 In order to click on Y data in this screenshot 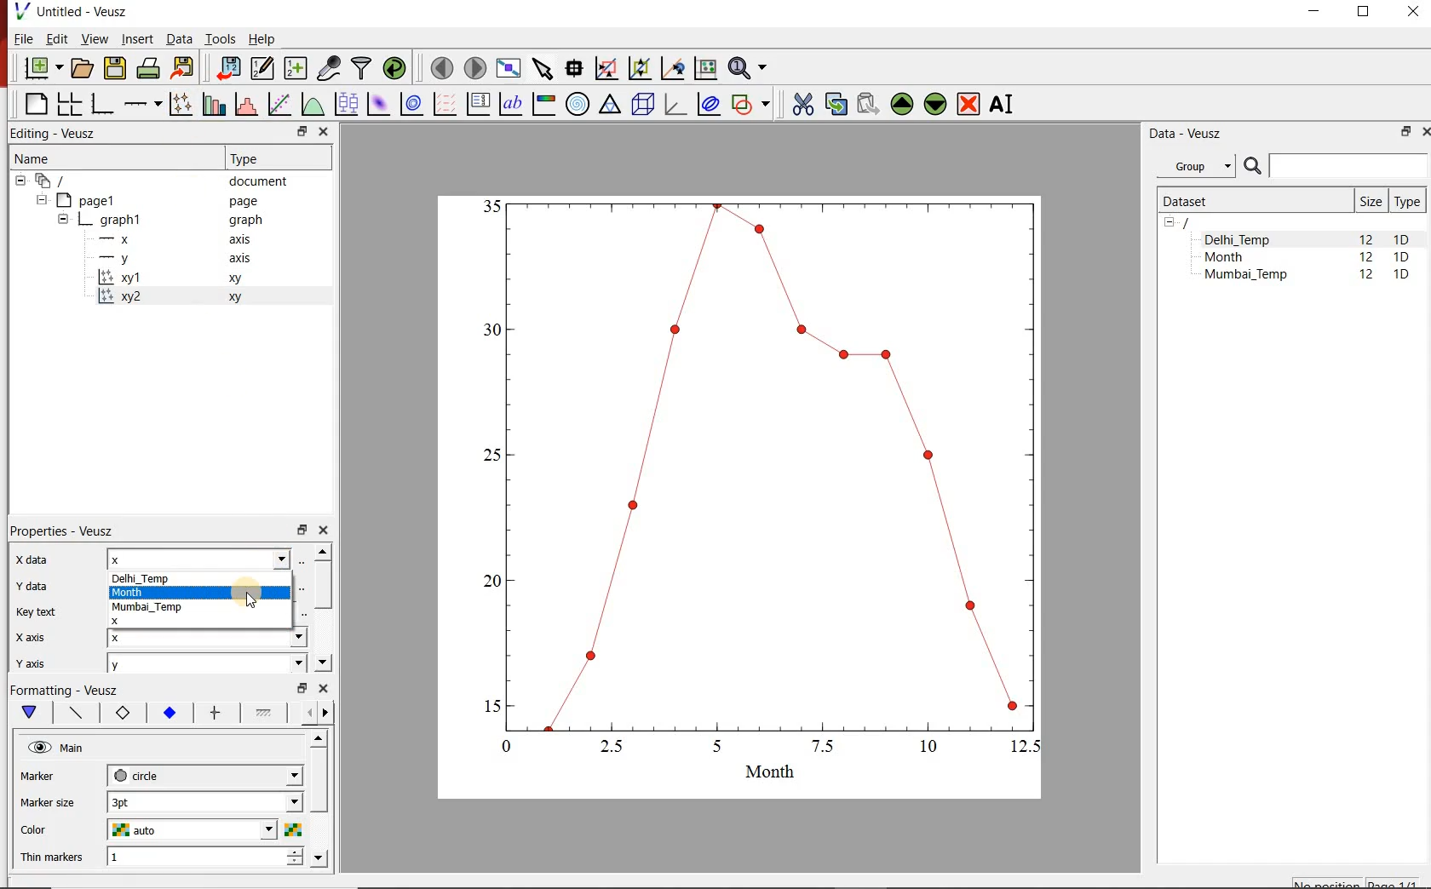, I will do `click(30, 585)`.